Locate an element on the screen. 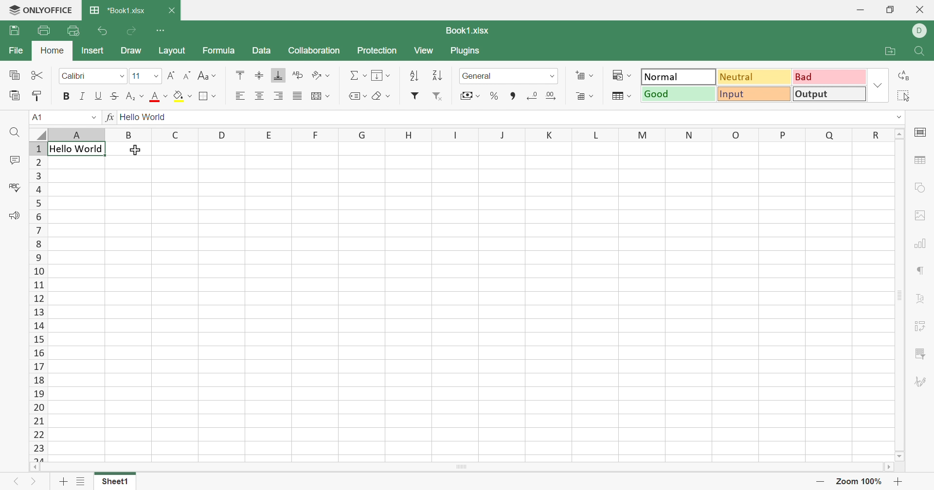 Image resolution: width=934 pixels, height=490 pixels. Minimize is located at coordinates (860, 11).